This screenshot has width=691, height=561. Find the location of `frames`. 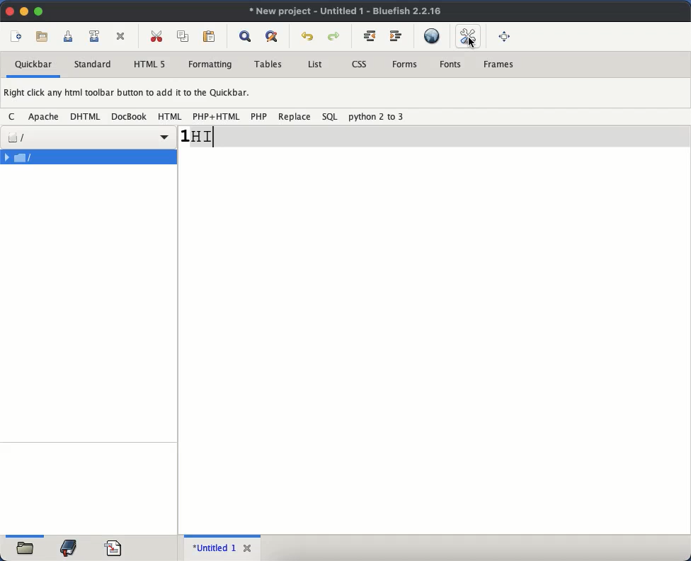

frames is located at coordinates (499, 64).